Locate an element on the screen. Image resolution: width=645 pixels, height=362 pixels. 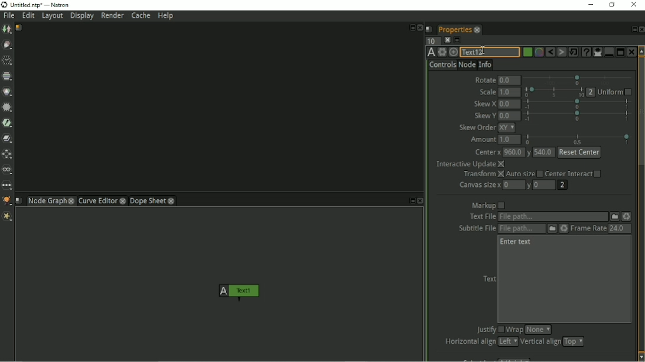
Close is located at coordinates (641, 29).